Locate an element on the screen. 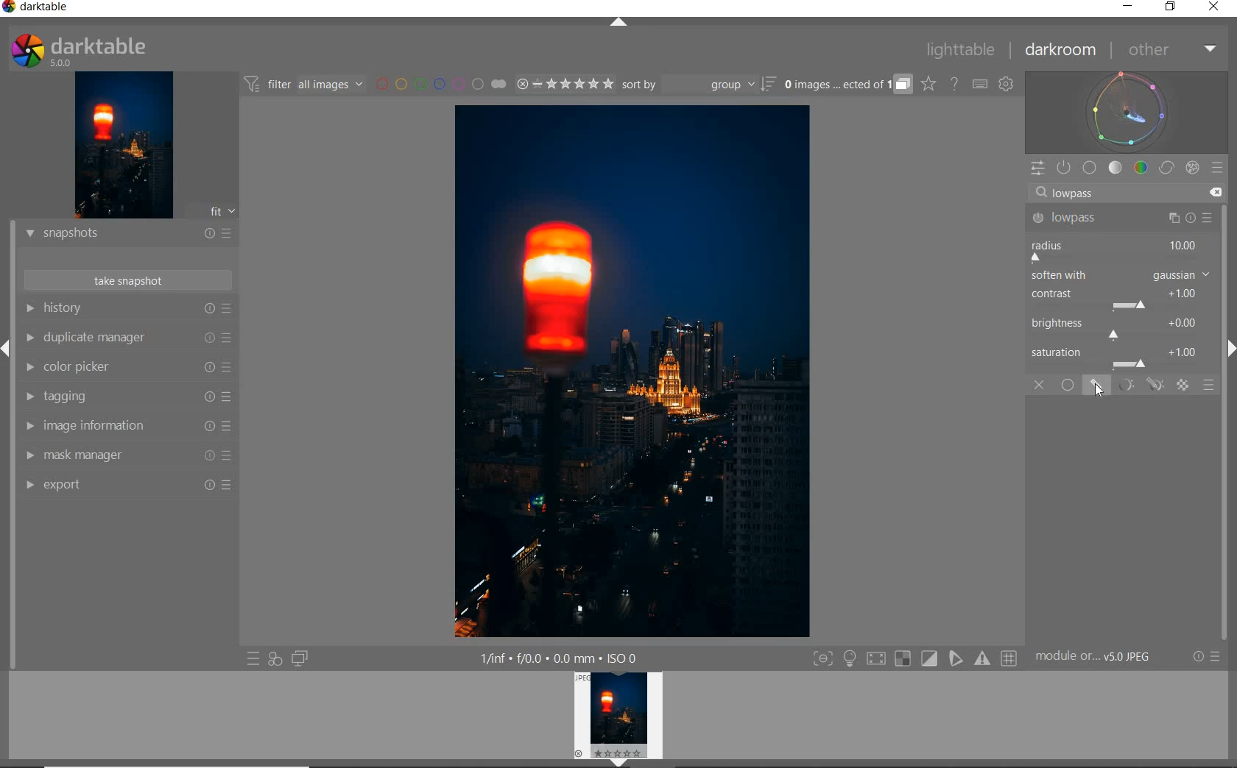 The height and width of the screenshot is (768, 1237). Searchbar is located at coordinates (1115, 192).